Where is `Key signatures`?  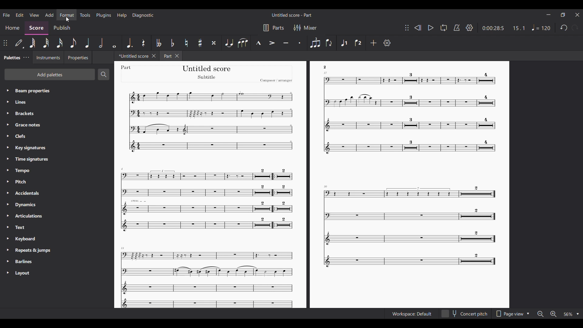 Key signatures is located at coordinates (28, 149).